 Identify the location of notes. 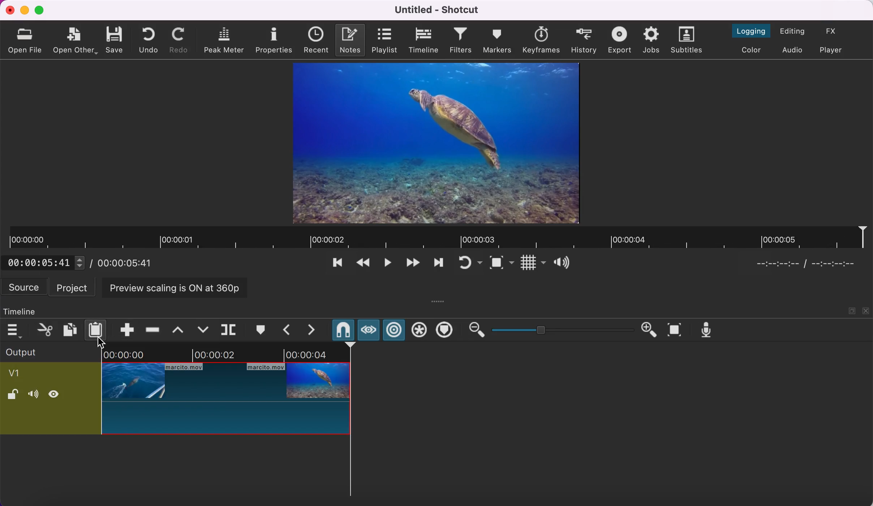
(351, 40).